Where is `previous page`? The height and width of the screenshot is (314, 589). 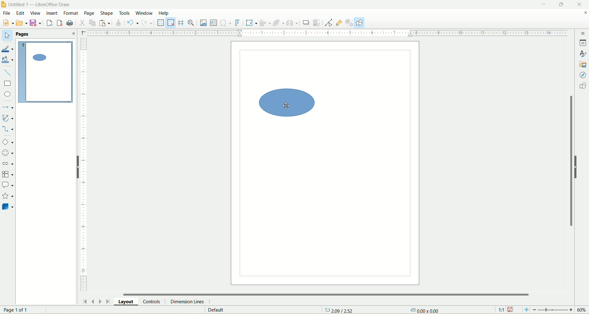 previous page is located at coordinates (93, 301).